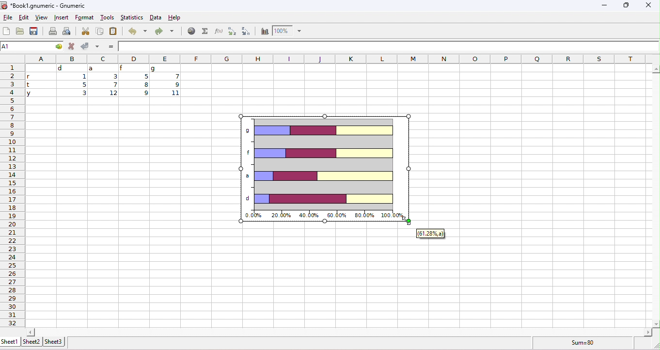  I want to click on row numbers, so click(12, 196).